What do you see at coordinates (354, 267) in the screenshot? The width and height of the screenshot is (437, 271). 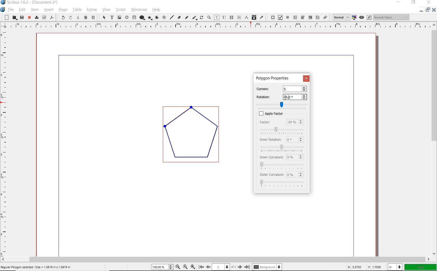 I see `x: 3.17%` at bounding box center [354, 267].